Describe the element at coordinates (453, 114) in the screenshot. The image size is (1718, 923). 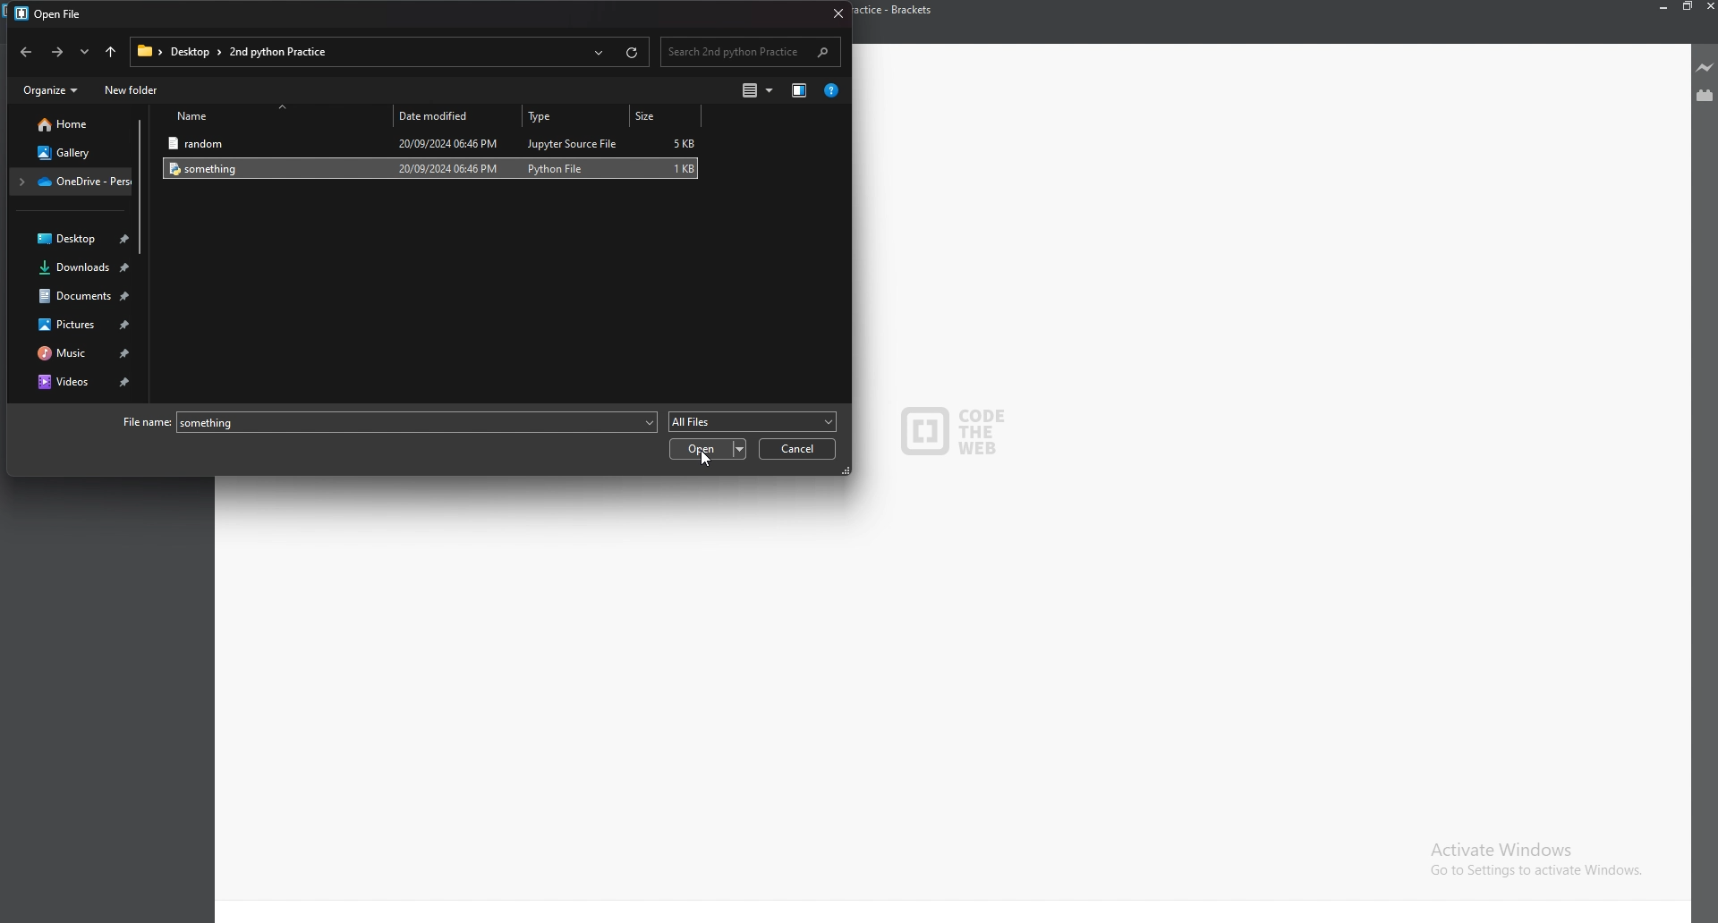
I see `date modified` at that location.